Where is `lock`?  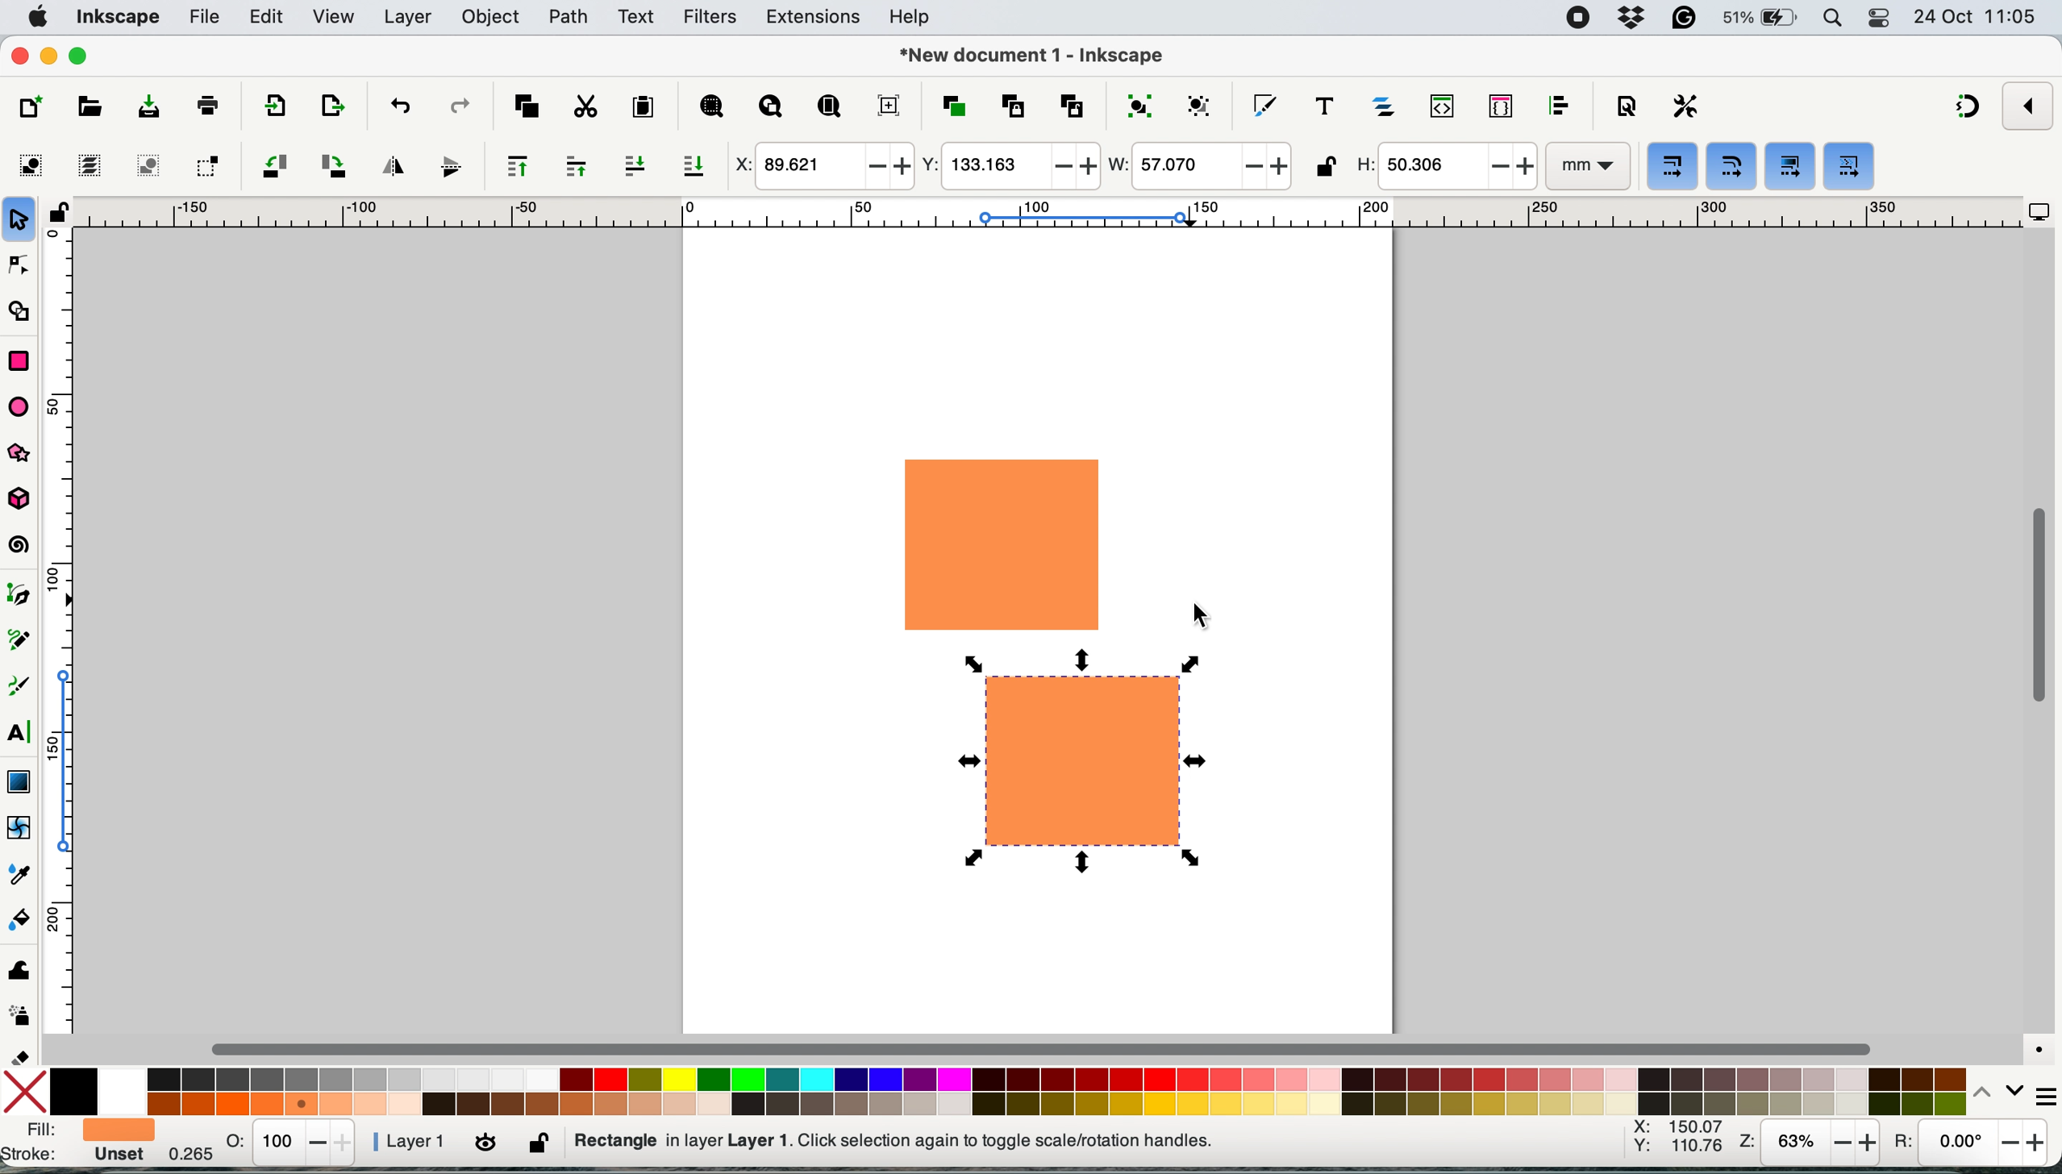
lock is located at coordinates (58, 219).